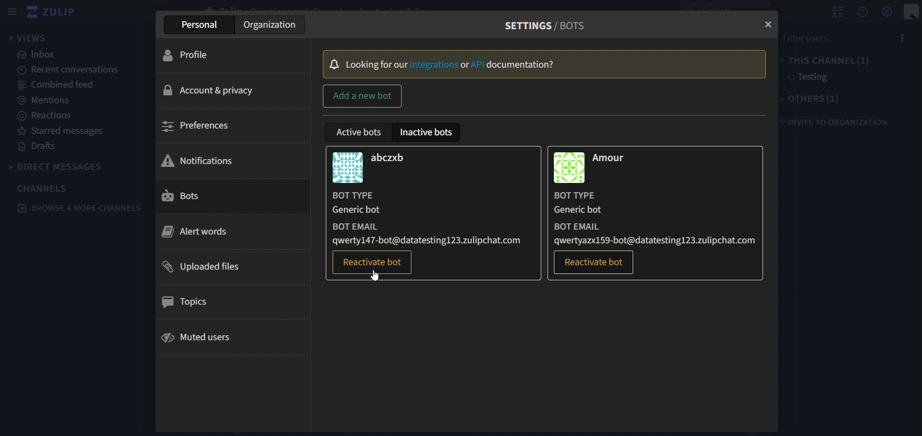 The width and height of the screenshot is (922, 436). Describe the element at coordinates (360, 210) in the screenshot. I see `Generic bot` at that location.